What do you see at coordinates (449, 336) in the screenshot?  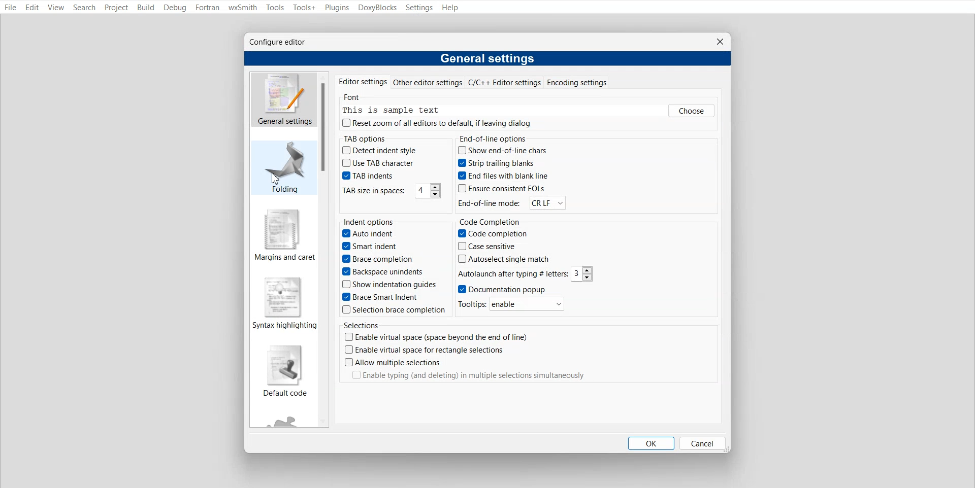 I see `(") Enable virtual space (space beyond the end of line)` at bounding box center [449, 336].